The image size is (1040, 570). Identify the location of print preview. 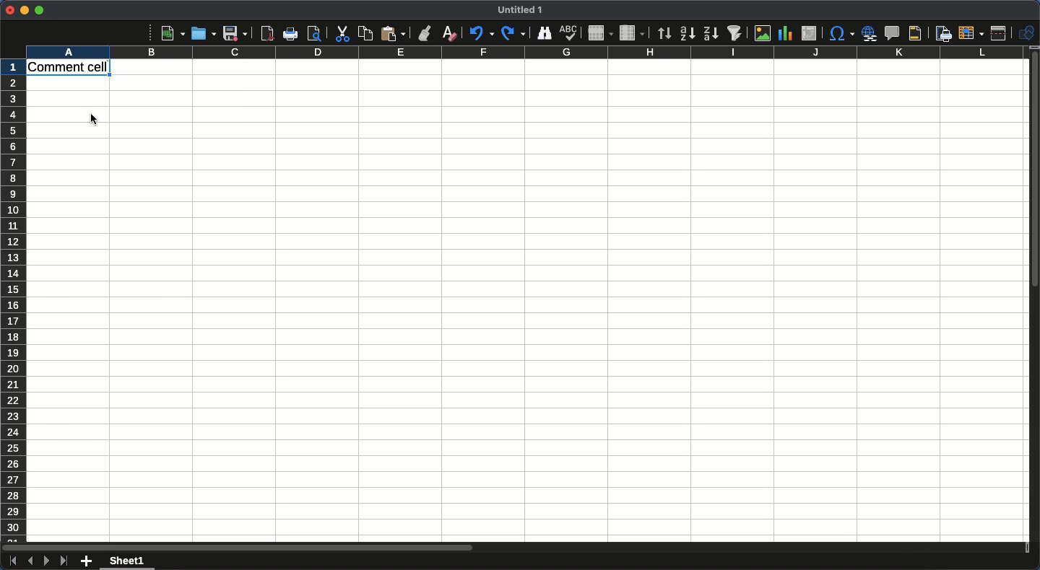
(318, 32).